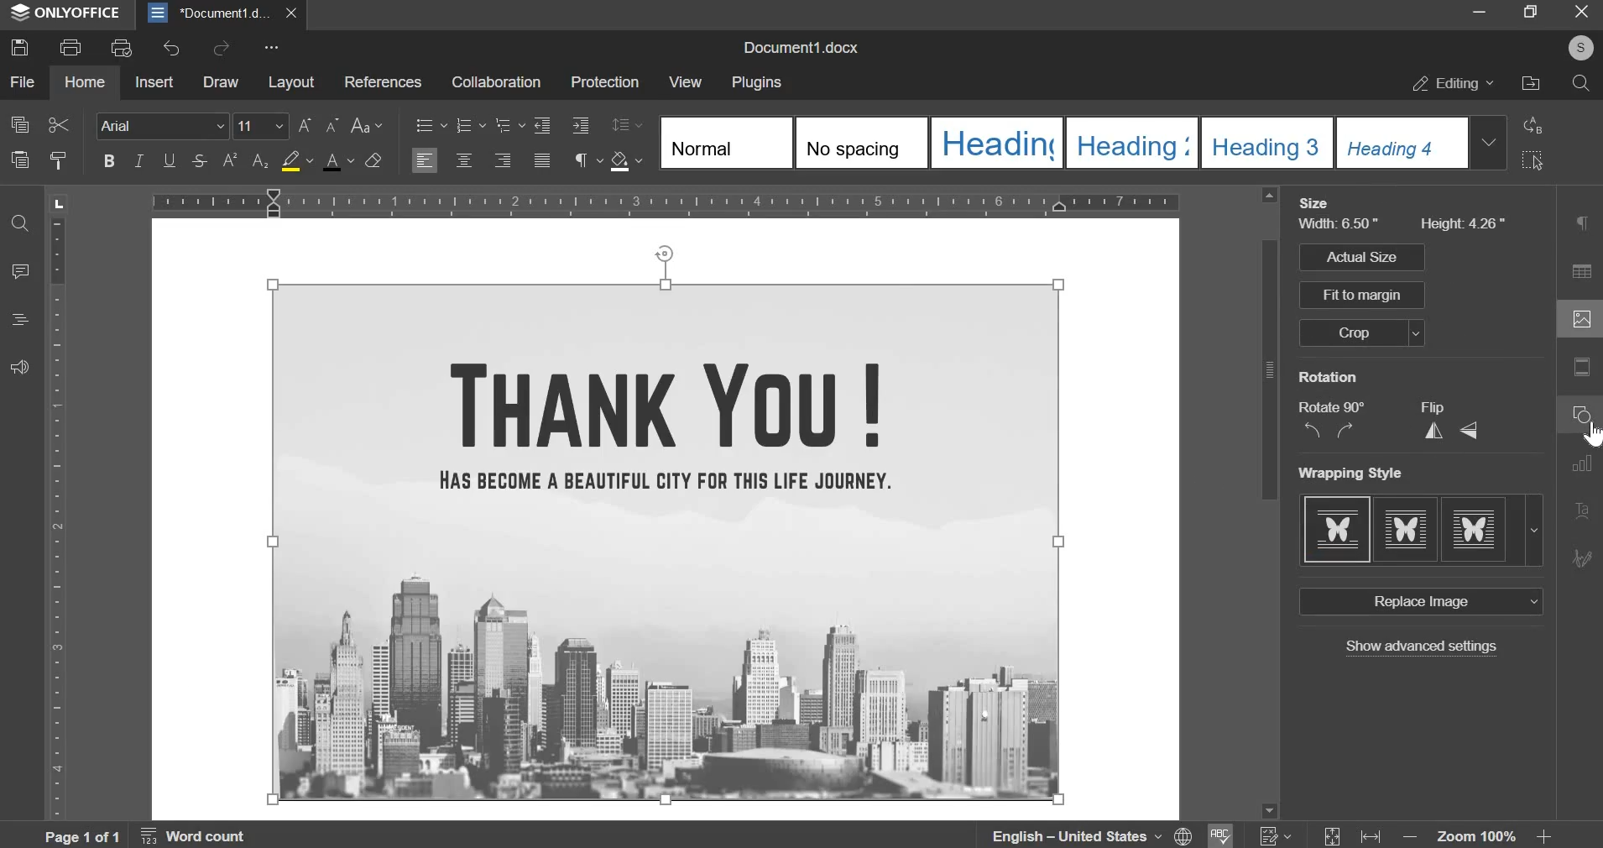 This screenshot has width=1603, height=848. I want to click on increase indent, so click(579, 125).